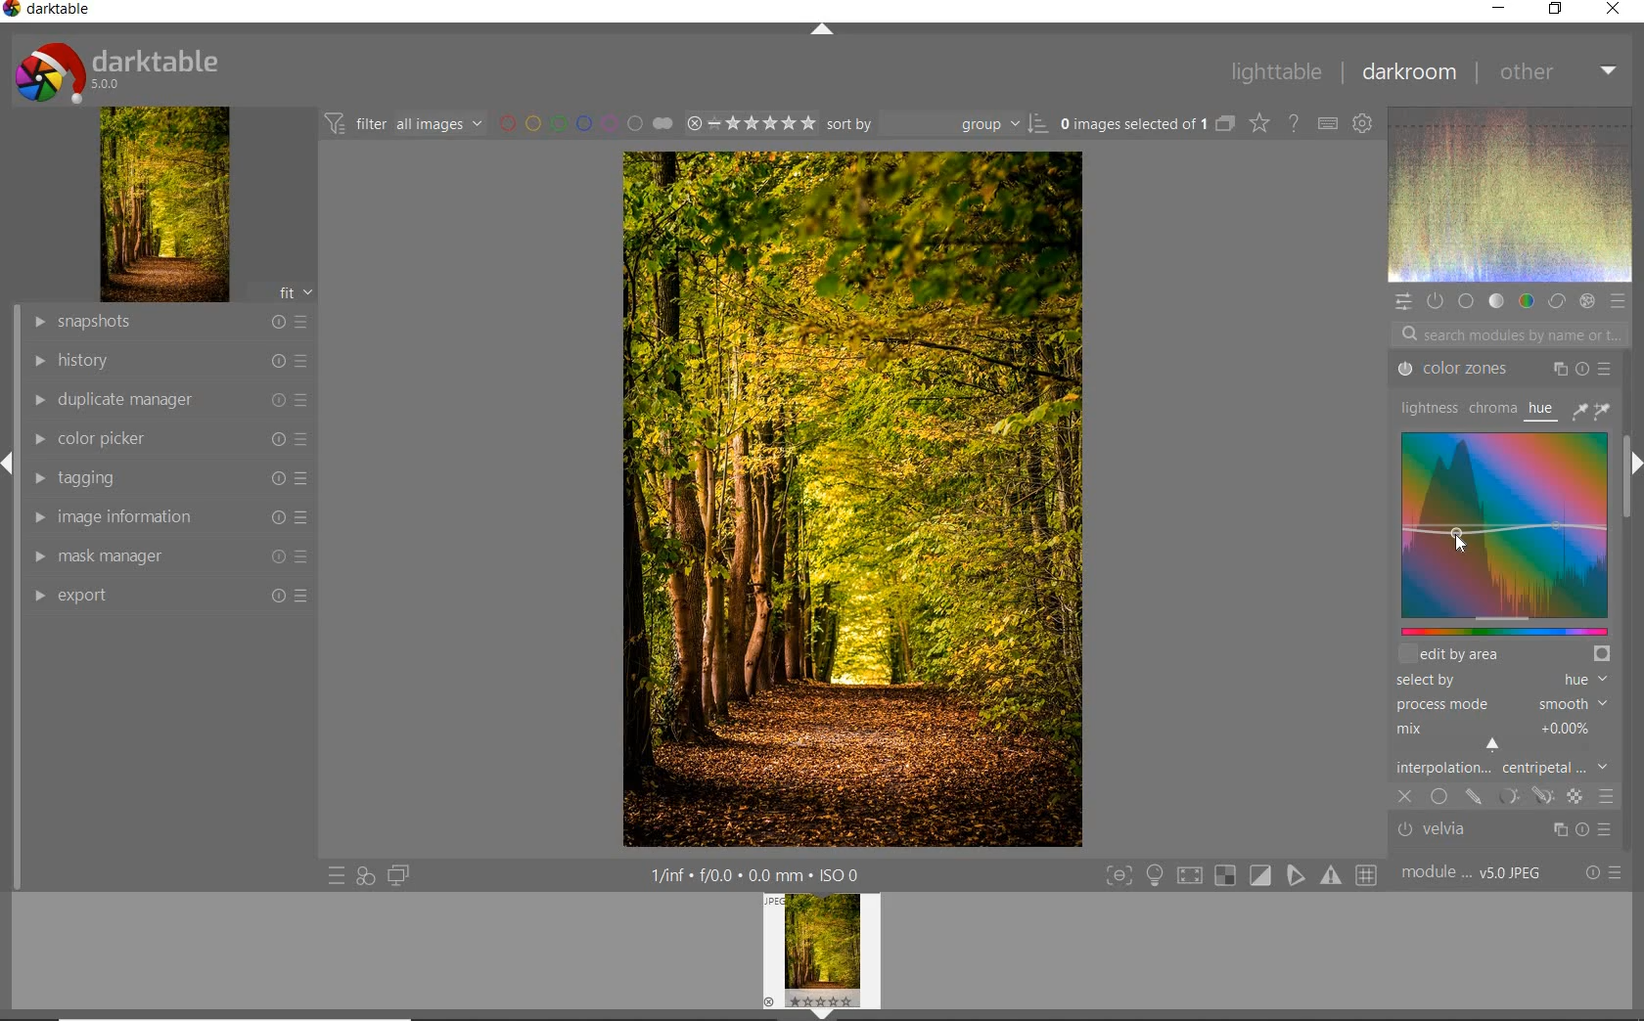 This screenshot has width=1644, height=1021. I want to click on COLLAPSE GROUPED IMAGES, so click(1226, 123).